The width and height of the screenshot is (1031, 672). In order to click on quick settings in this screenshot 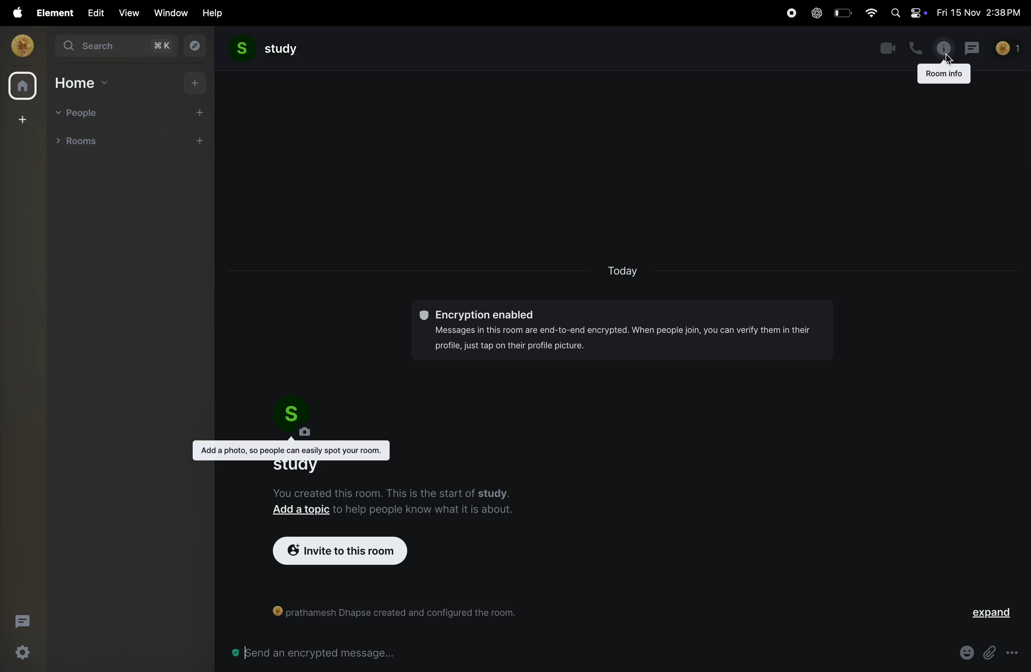, I will do `click(19, 654)`.